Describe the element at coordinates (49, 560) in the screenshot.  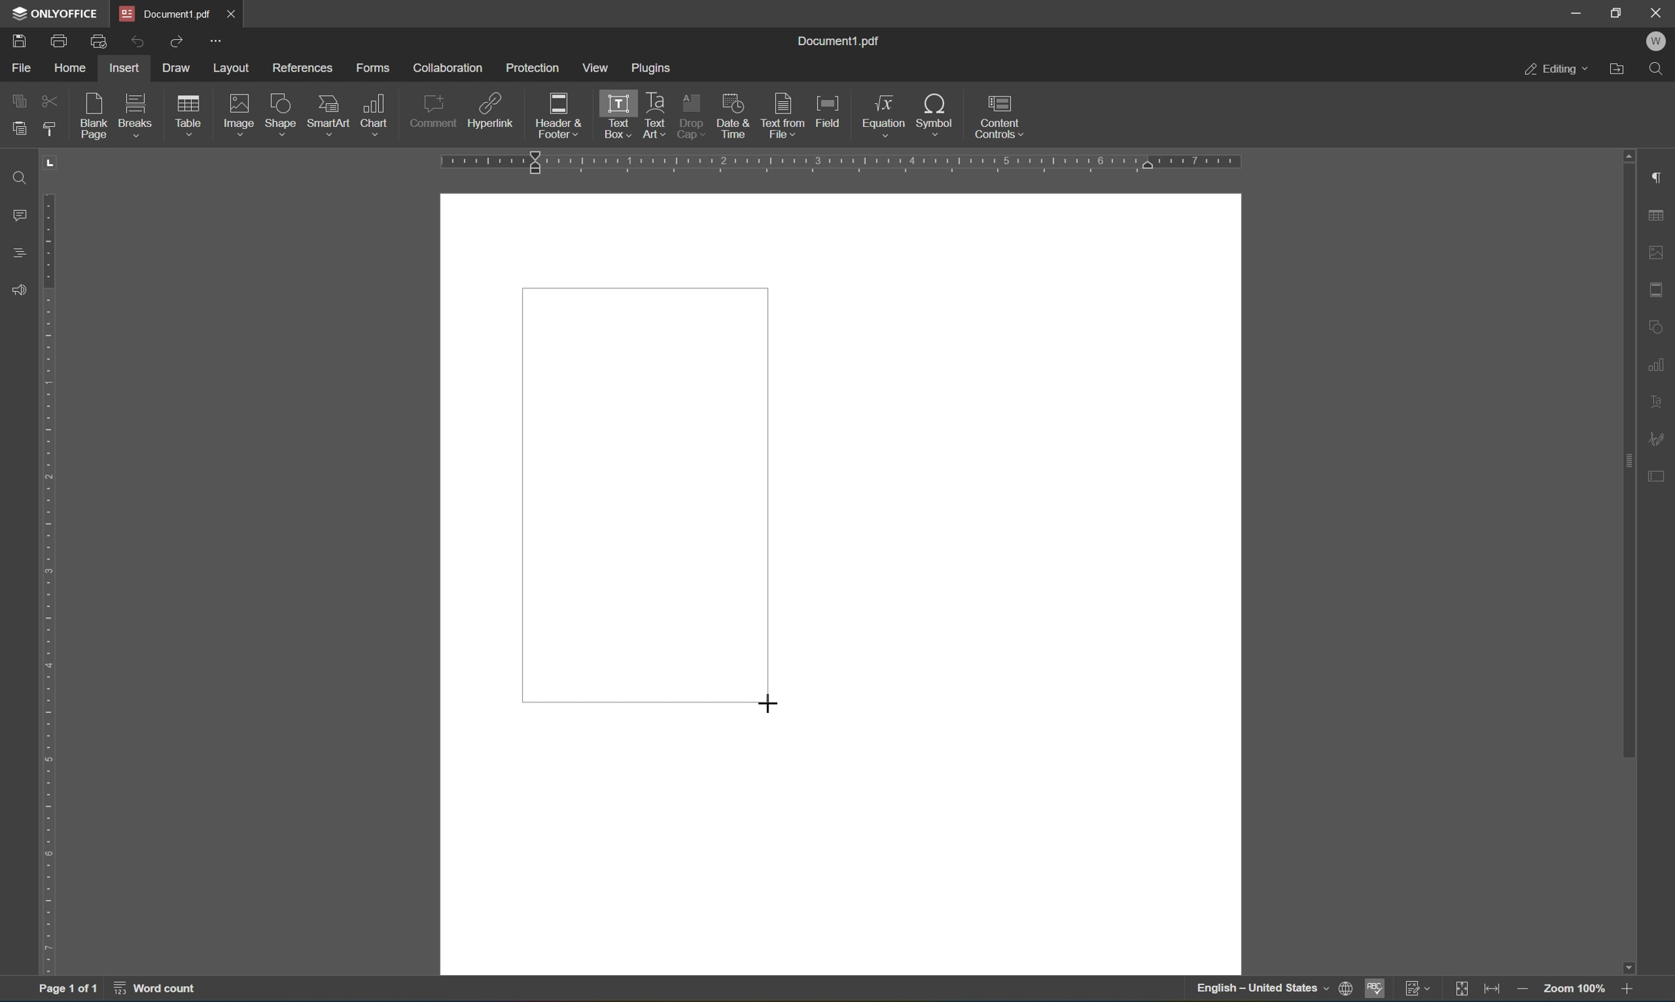
I see `ruler` at that location.